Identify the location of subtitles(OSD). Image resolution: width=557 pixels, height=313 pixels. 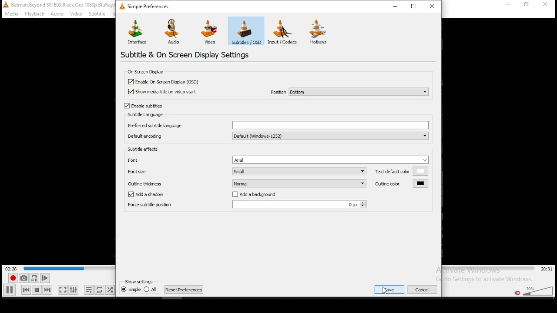
(246, 30).